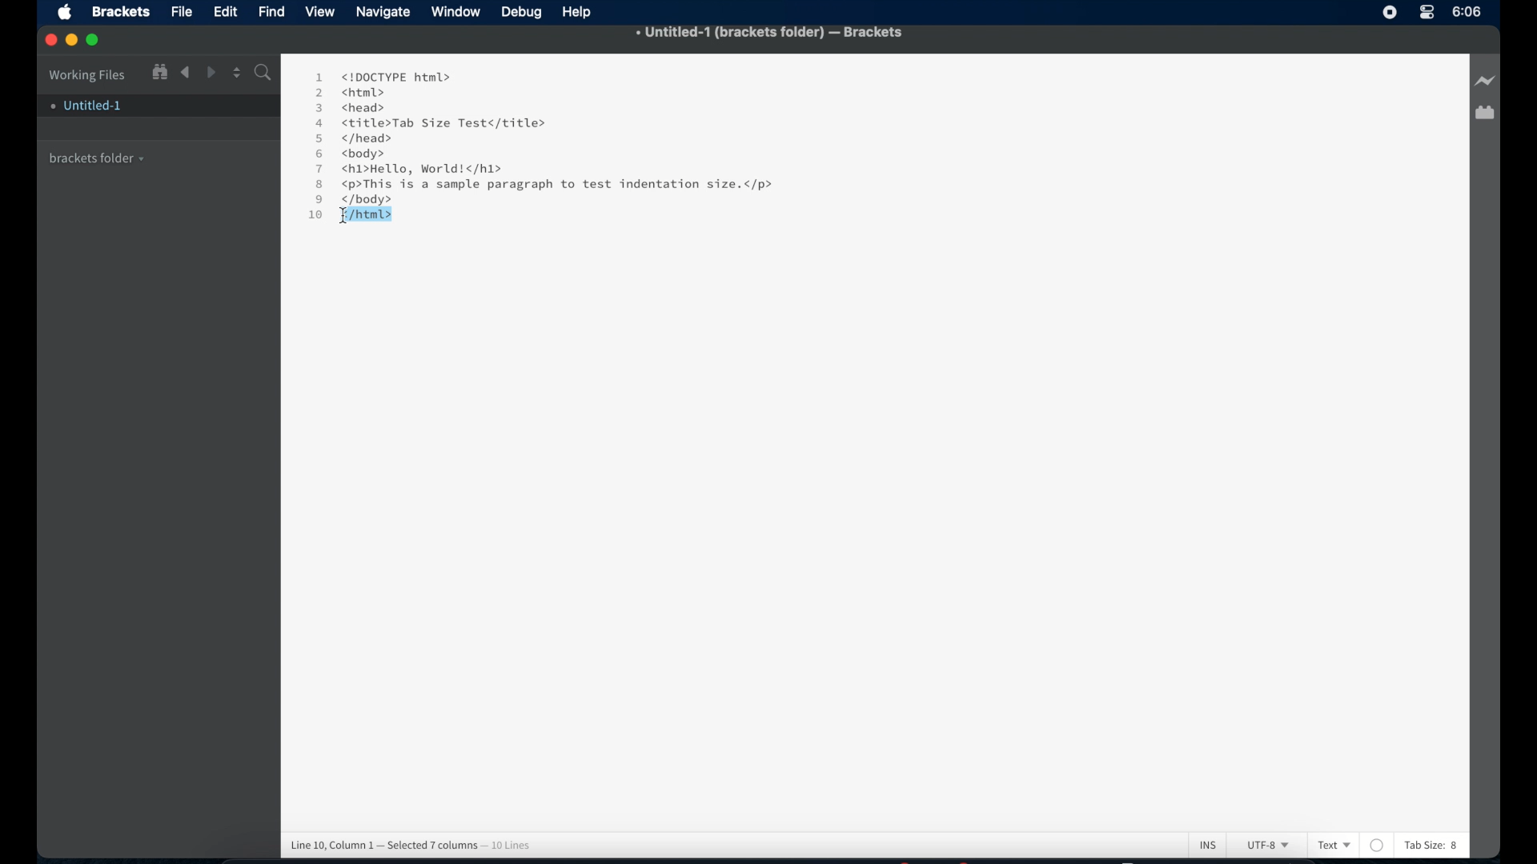 This screenshot has width=1537, height=864. What do you see at coordinates (353, 139) in the screenshot?
I see `5 </head>` at bounding box center [353, 139].